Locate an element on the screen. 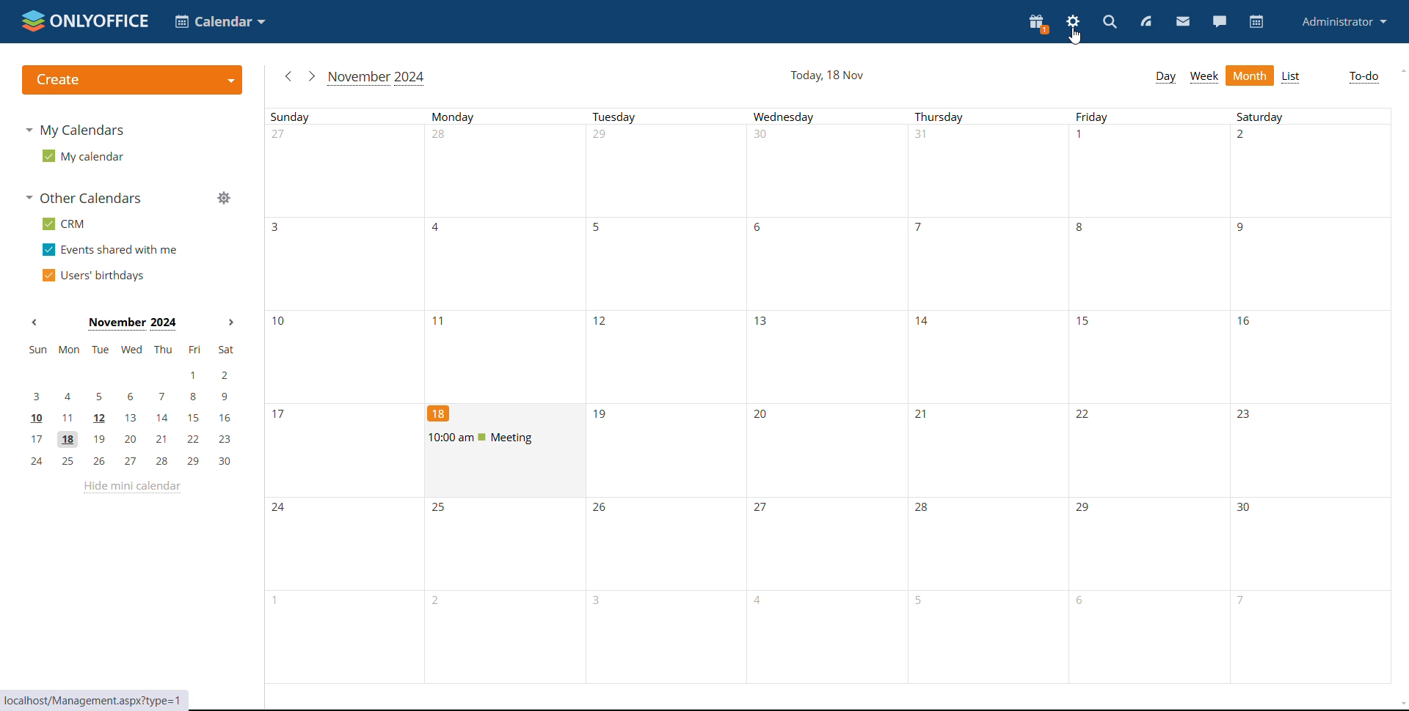  week view is located at coordinates (1204, 75).